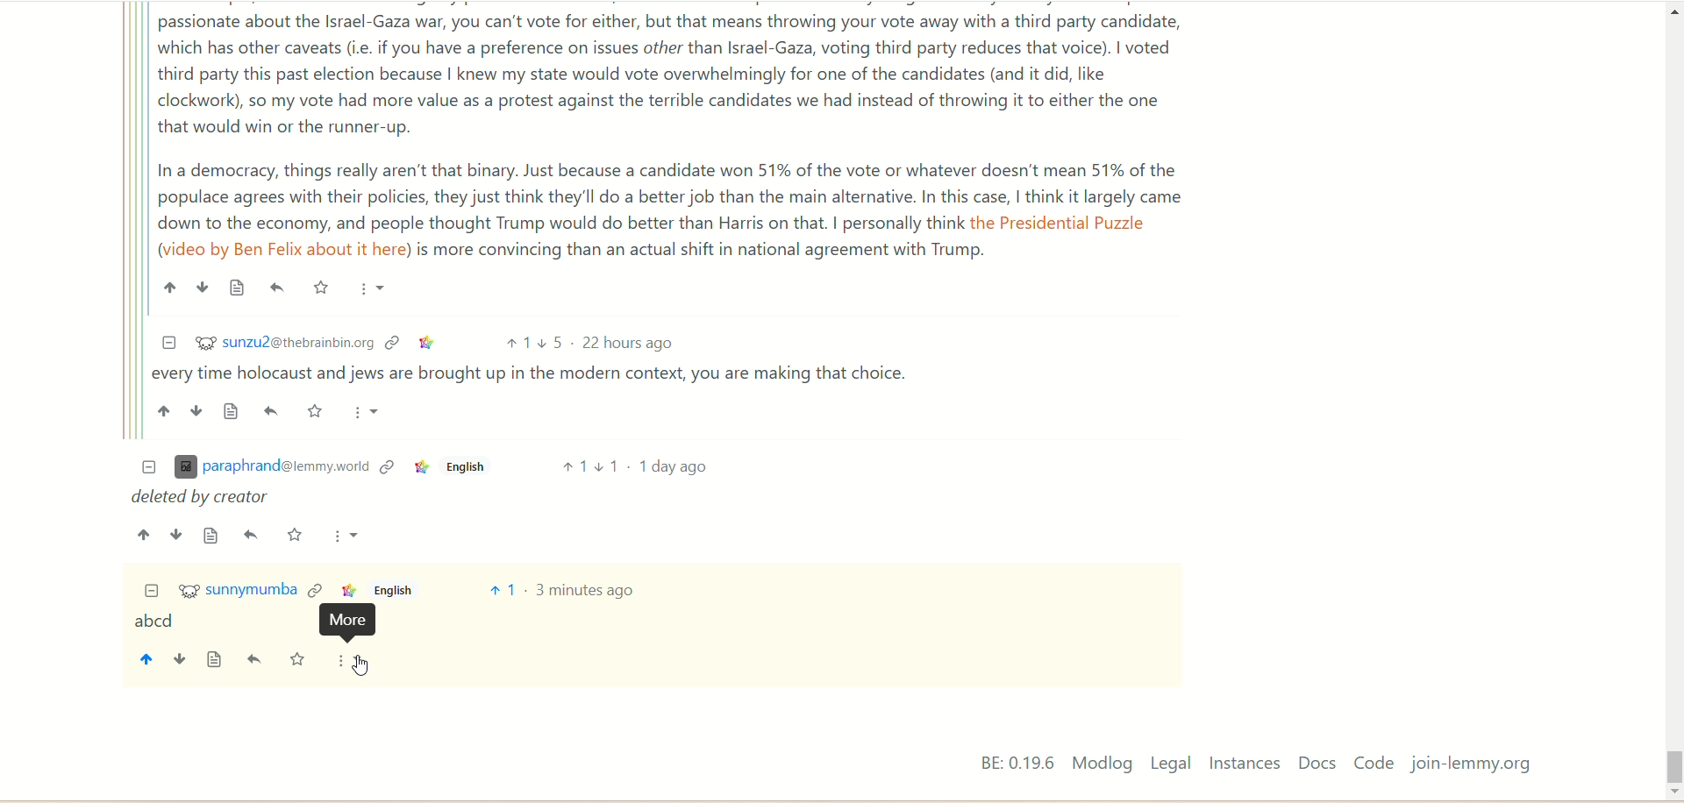 Image resolution: width=1684 pixels, height=803 pixels. What do you see at coordinates (317, 411) in the screenshot?
I see `Starred` at bounding box center [317, 411].